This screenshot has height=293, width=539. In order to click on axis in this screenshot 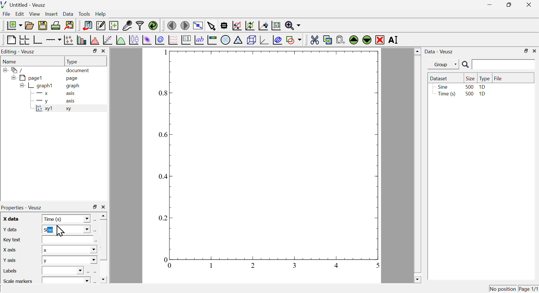, I will do `click(71, 94)`.